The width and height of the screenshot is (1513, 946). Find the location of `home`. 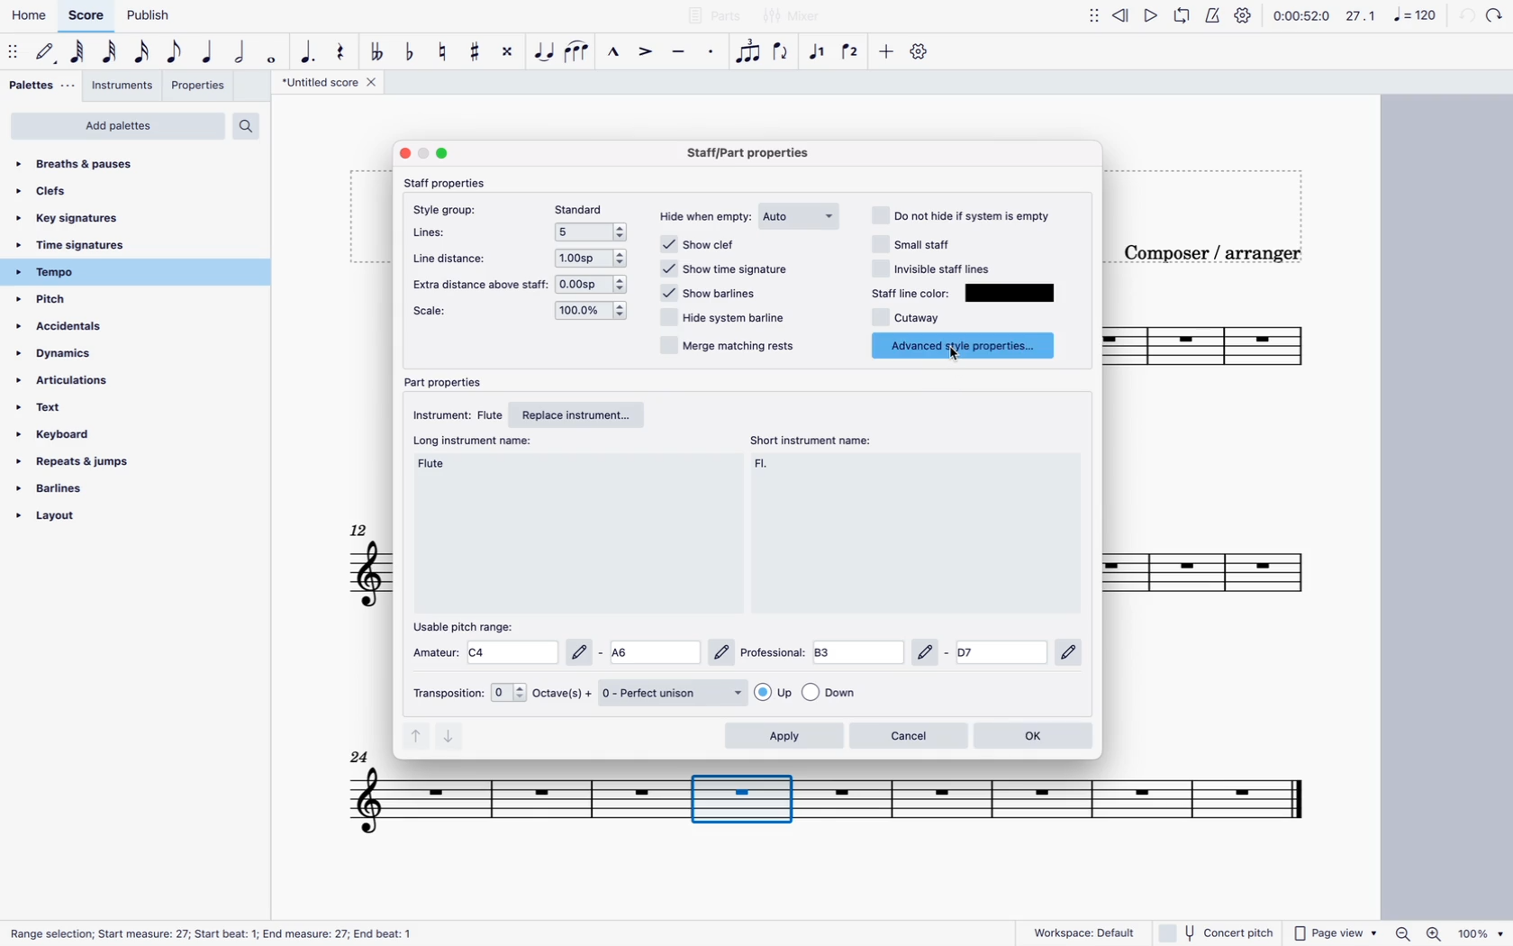

home is located at coordinates (32, 14).